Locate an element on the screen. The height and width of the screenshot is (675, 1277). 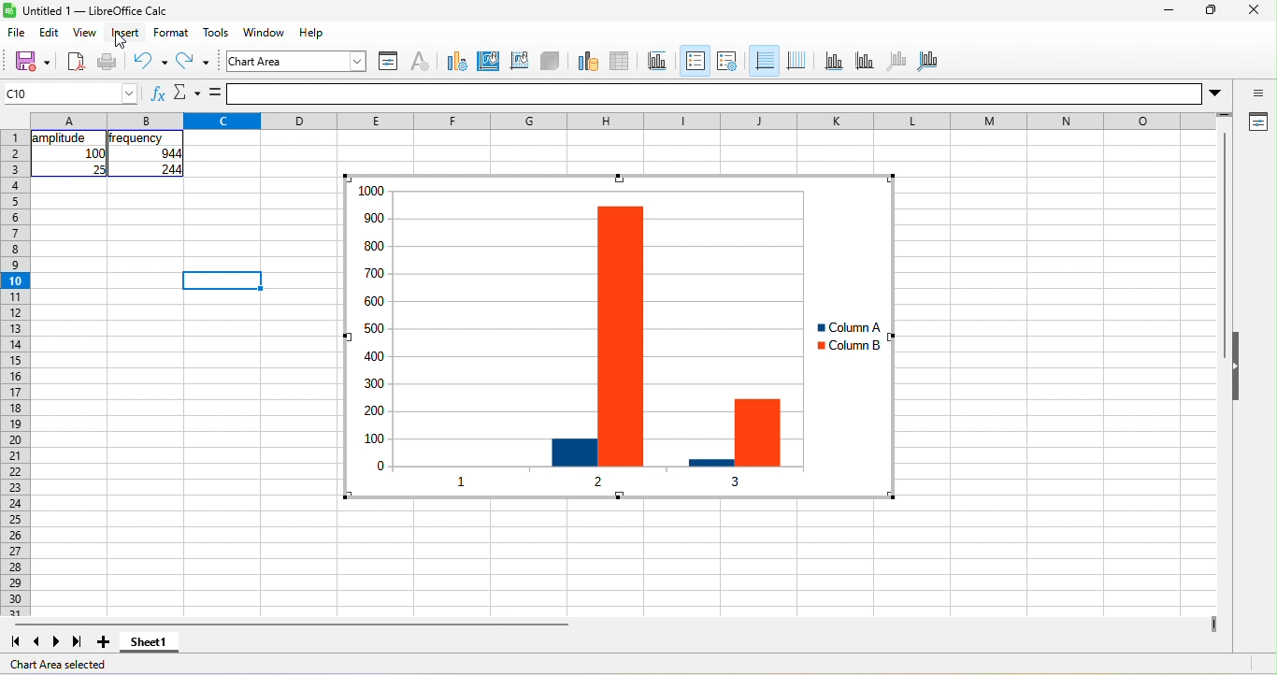
legend on/off is located at coordinates (693, 61).